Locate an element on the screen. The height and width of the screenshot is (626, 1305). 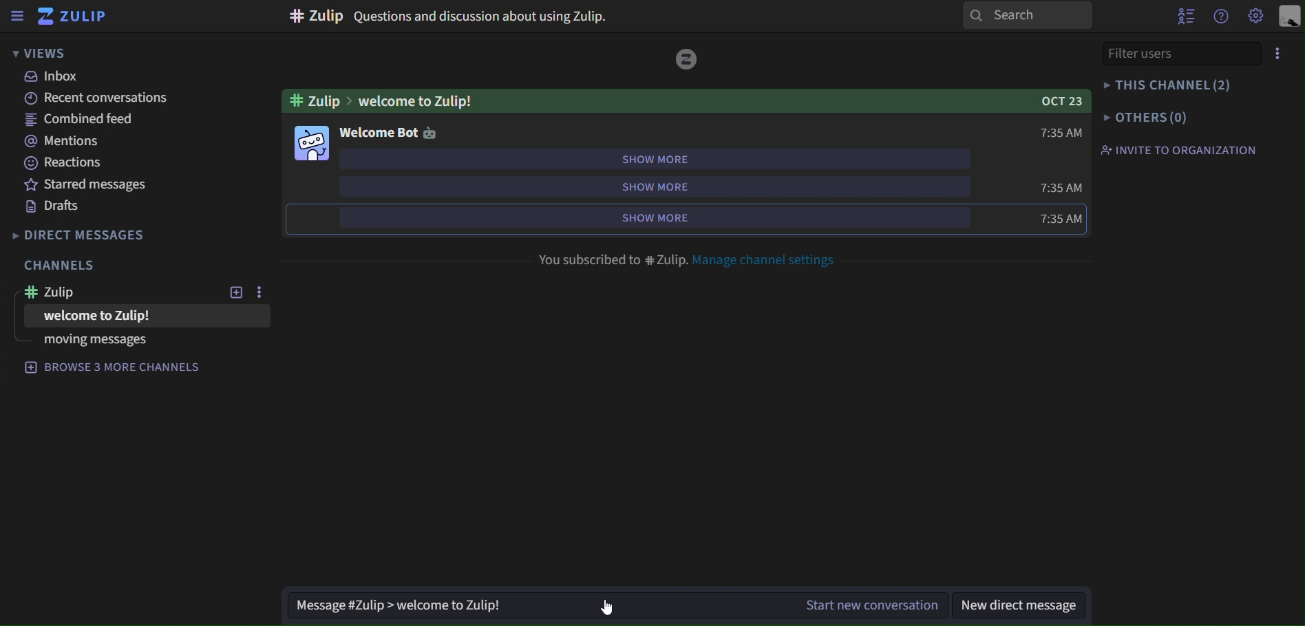
moving messages is located at coordinates (93, 341).